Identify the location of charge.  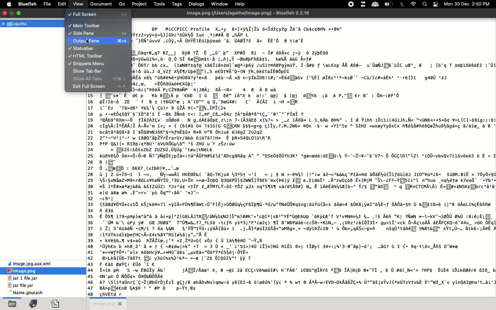
(389, 4).